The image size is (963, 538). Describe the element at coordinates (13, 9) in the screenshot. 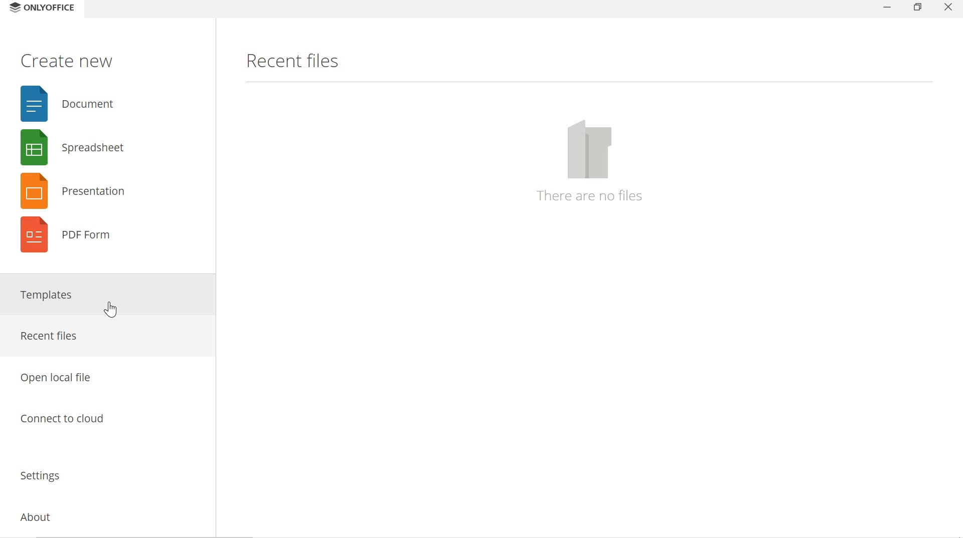

I see `ONLYOFFICE logo` at that location.